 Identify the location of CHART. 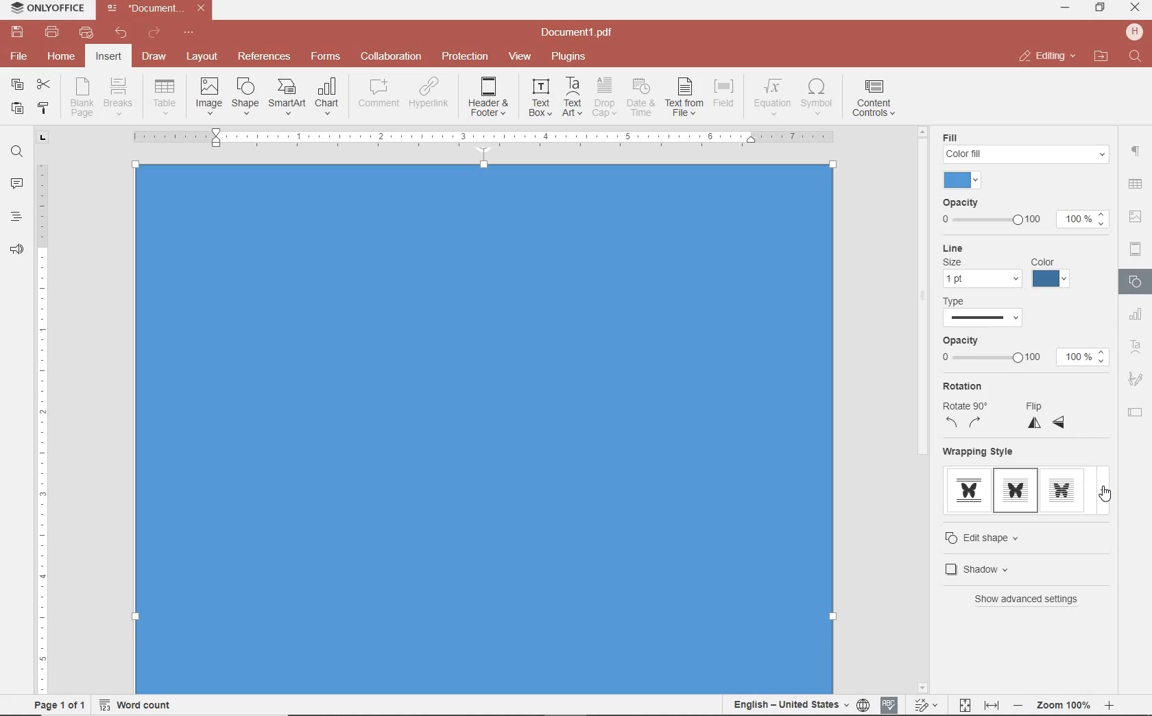
(1136, 315).